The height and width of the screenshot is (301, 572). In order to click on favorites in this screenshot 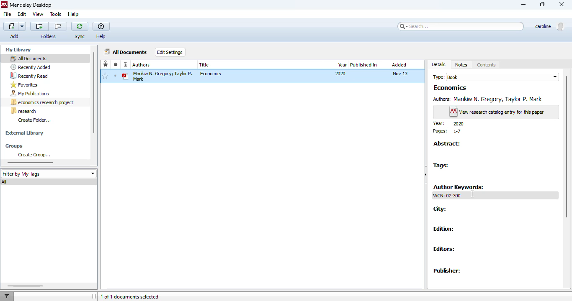, I will do `click(106, 64)`.